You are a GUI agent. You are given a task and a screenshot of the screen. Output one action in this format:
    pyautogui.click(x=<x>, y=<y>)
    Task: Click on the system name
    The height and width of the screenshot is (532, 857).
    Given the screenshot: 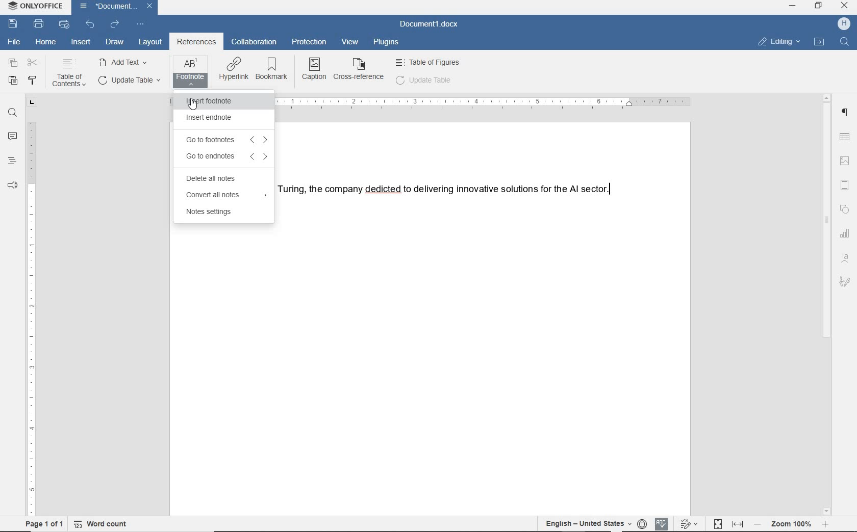 What is the action you would take?
    pyautogui.click(x=36, y=6)
    